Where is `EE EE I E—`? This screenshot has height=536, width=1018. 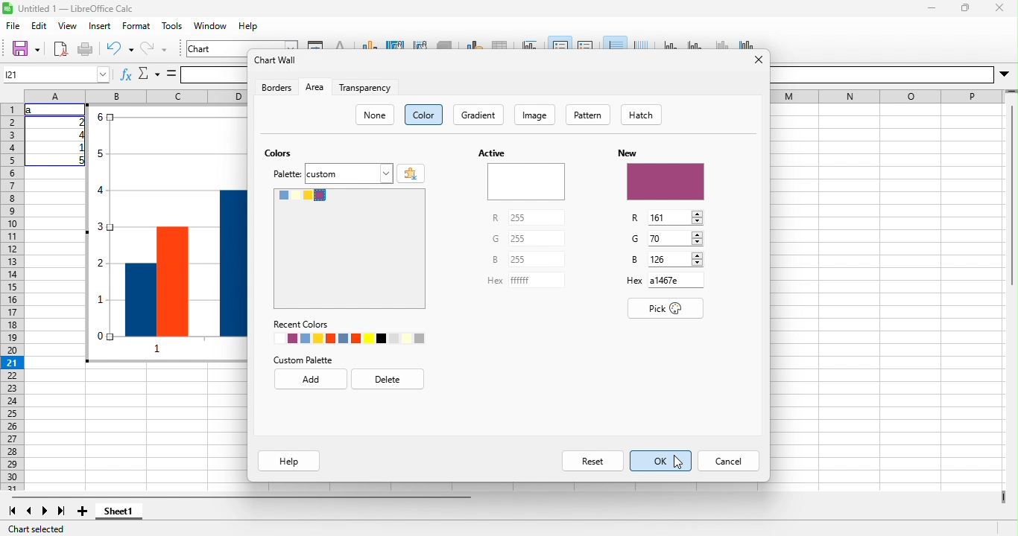
EE EE I E— is located at coordinates (888, 97).